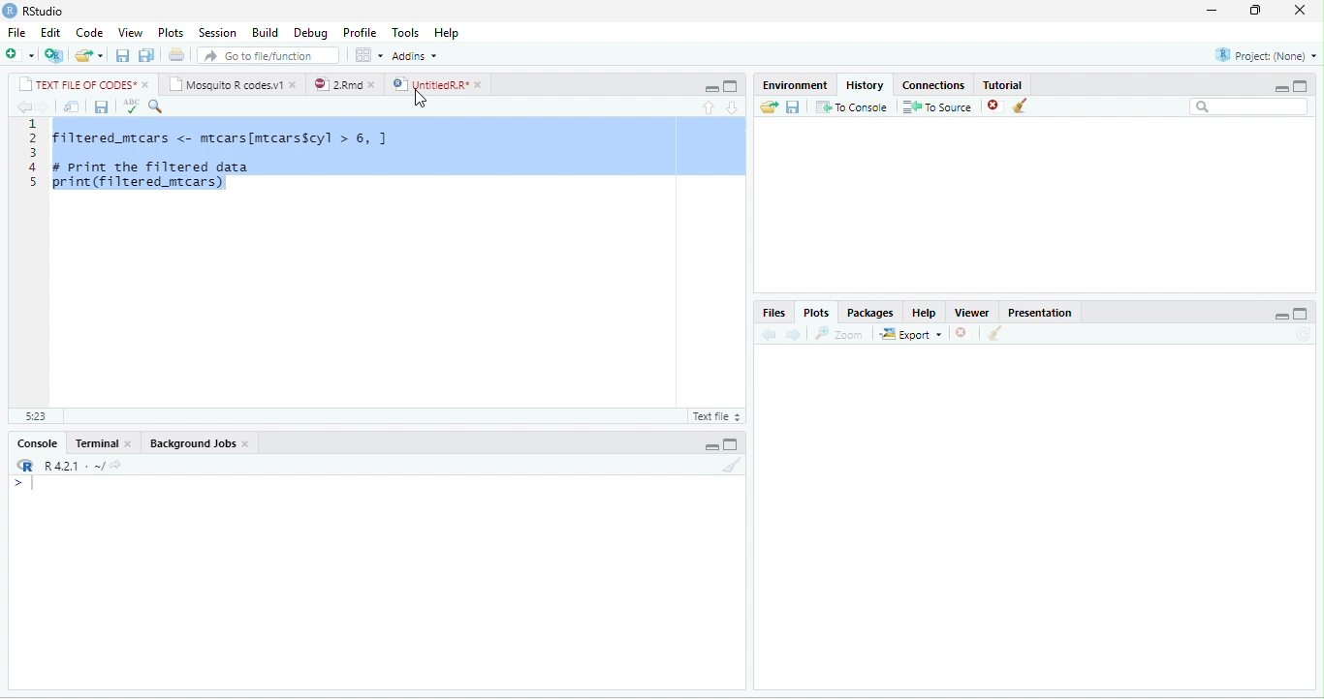 This screenshot has height=699, width=1324. I want to click on search, so click(155, 106).